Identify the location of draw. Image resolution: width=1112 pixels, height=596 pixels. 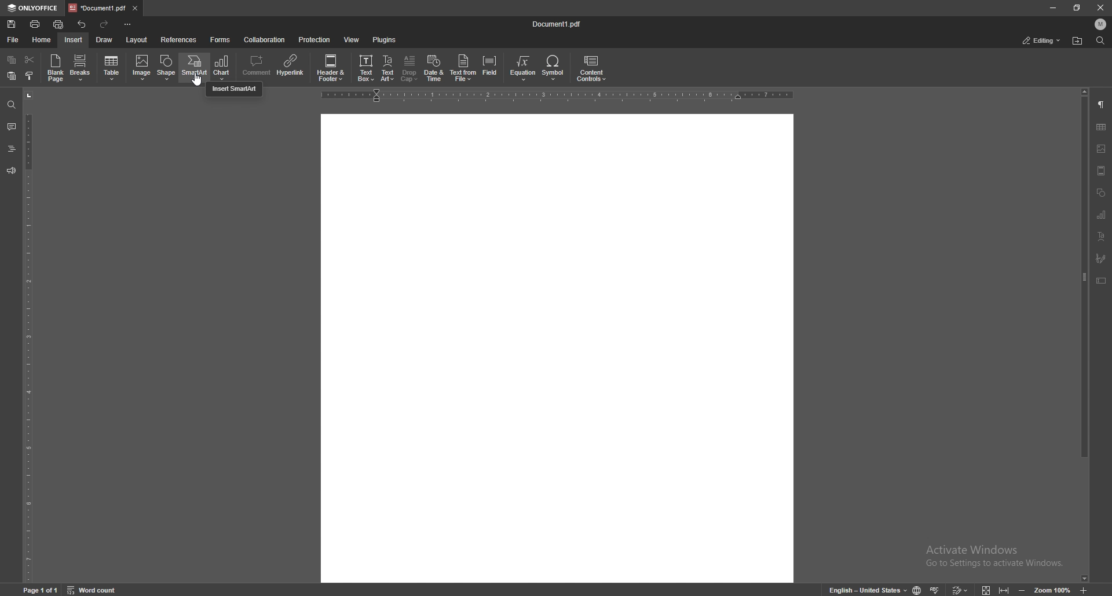
(105, 39).